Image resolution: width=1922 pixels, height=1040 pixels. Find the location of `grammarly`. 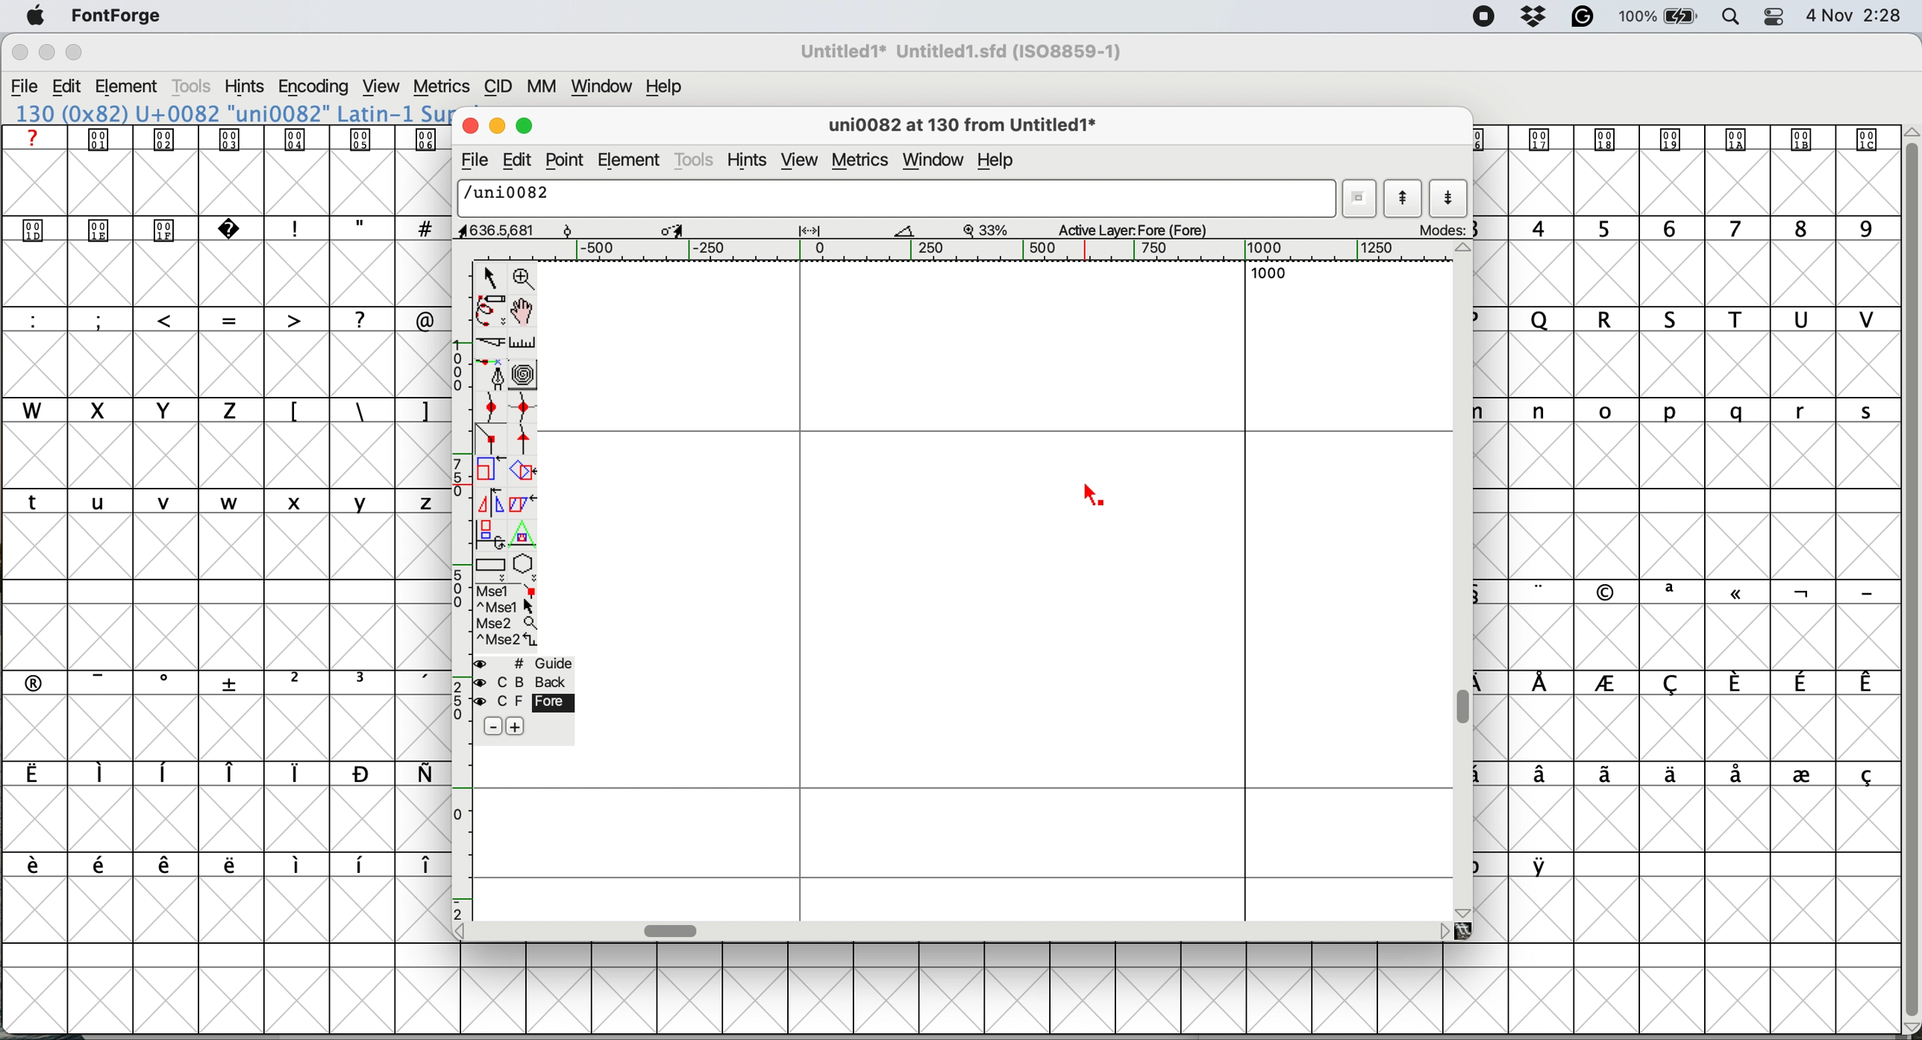

grammarly is located at coordinates (1585, 18).